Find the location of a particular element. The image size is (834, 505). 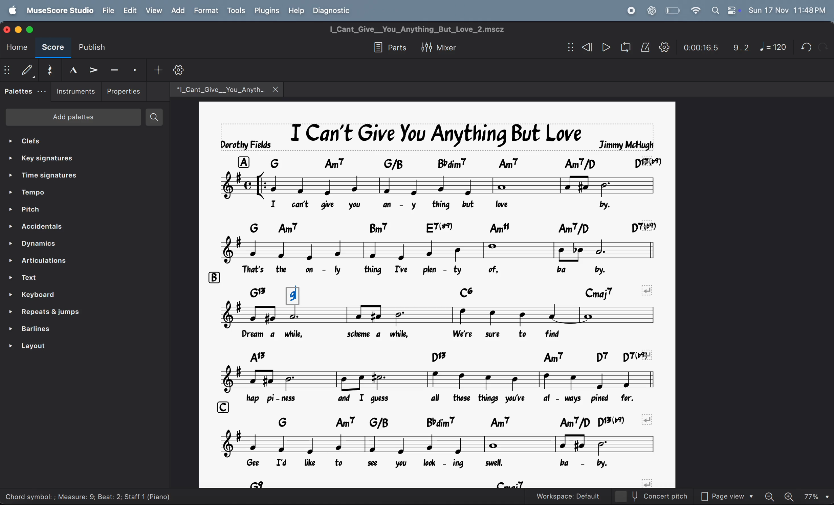

chord symblols is located at coordinates (430, 292).